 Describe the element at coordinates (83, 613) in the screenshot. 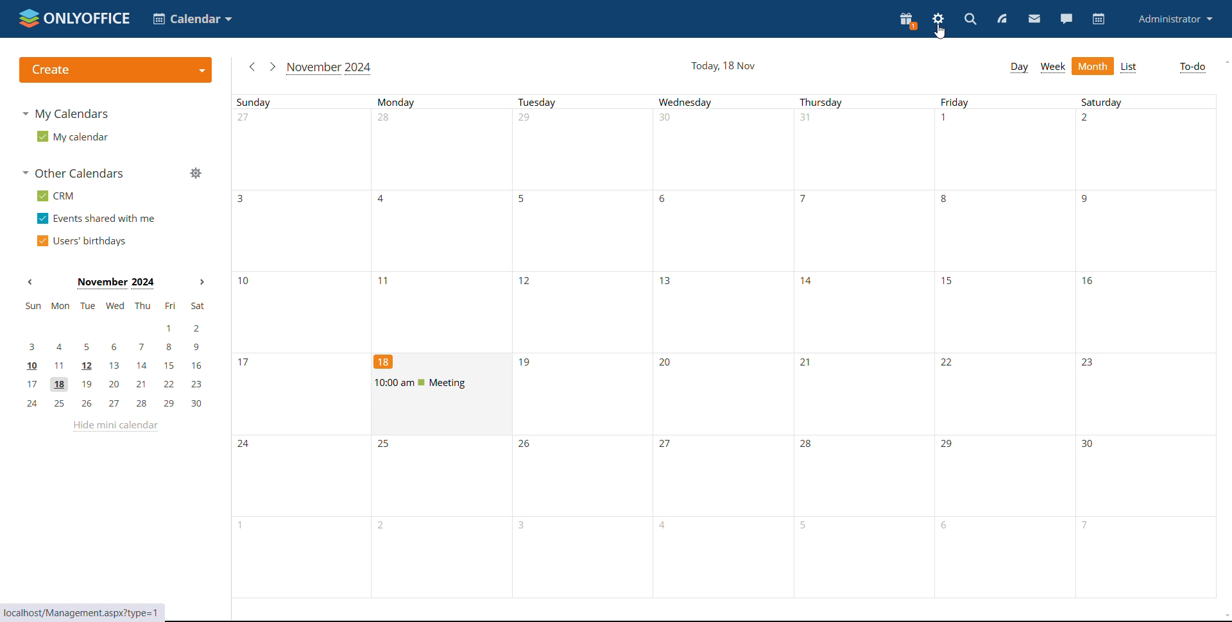

I see `web address` at that location.